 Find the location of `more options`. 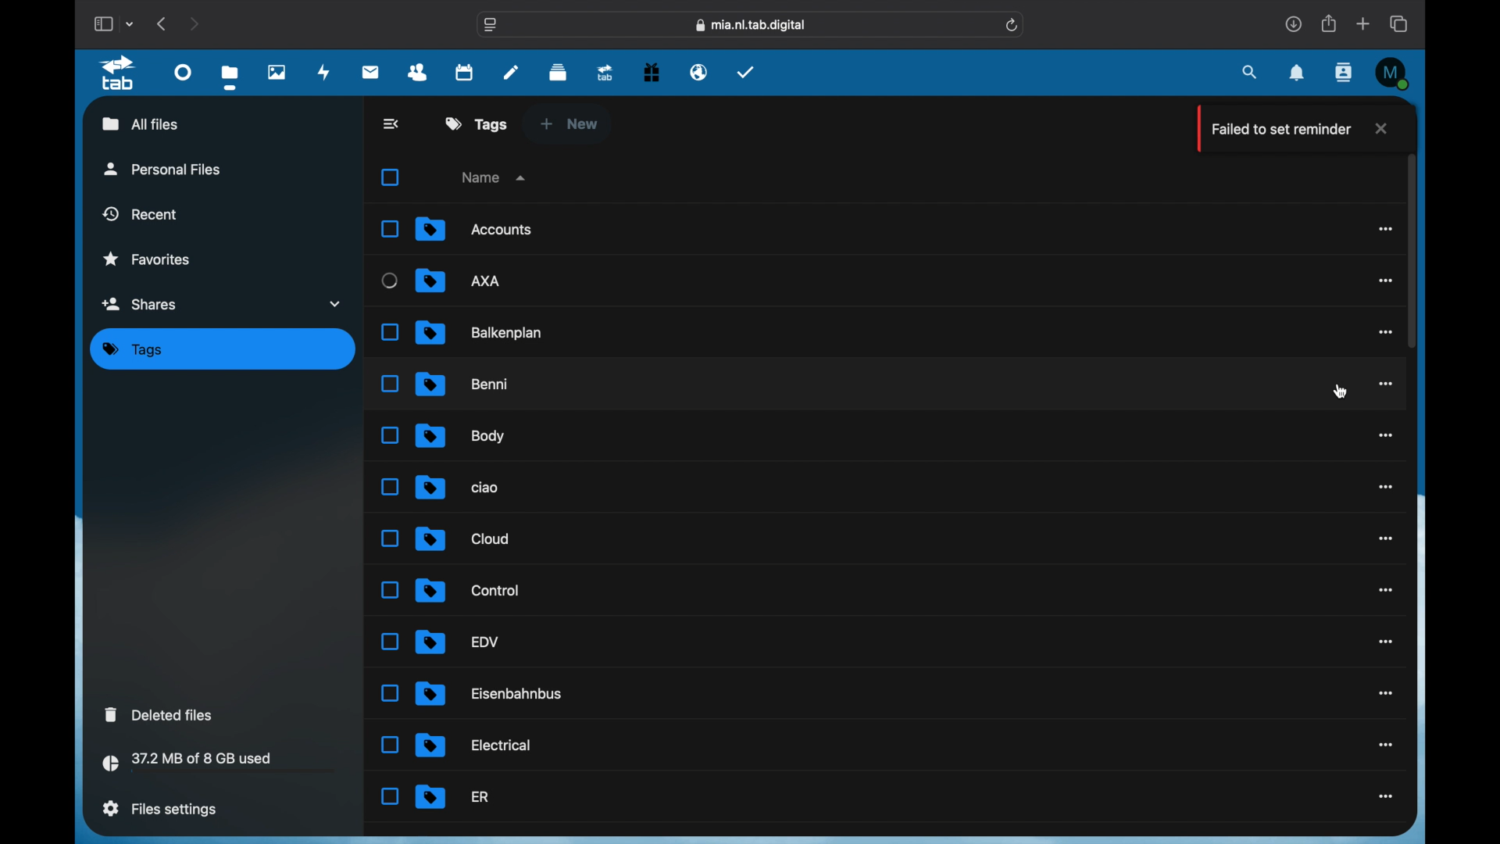

more options is located at coordinates (1387, 487).